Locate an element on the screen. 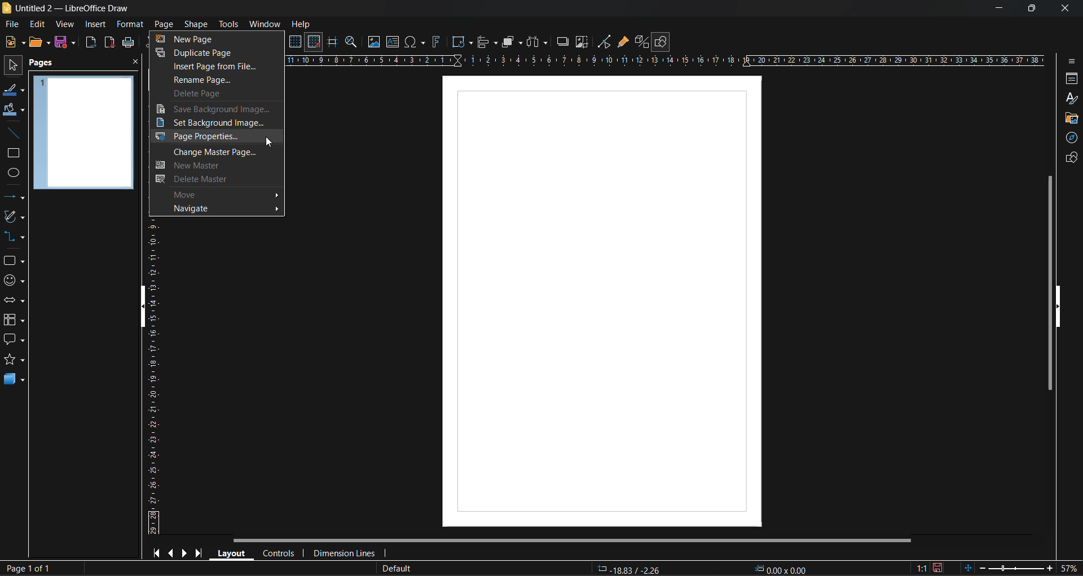 This screenshot has height=576, width=1083. format is located at coordinates (129, 24).